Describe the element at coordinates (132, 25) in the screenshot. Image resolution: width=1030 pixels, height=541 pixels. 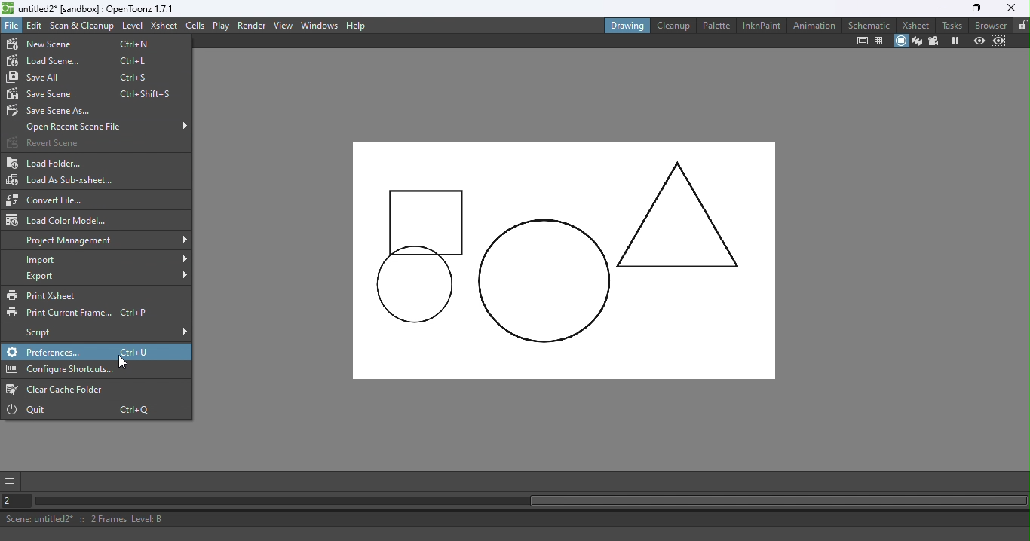
I see `Level` at that location.